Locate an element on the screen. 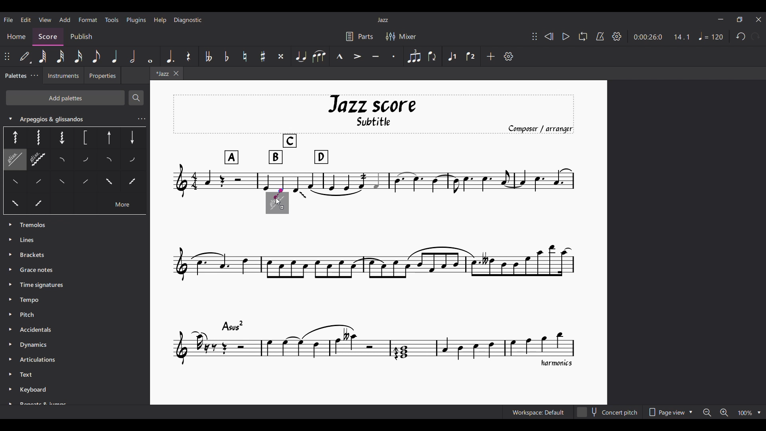 The height and width of the screenshot is (431, 766). Toggle double sharp is located at coordinates (281, 56).